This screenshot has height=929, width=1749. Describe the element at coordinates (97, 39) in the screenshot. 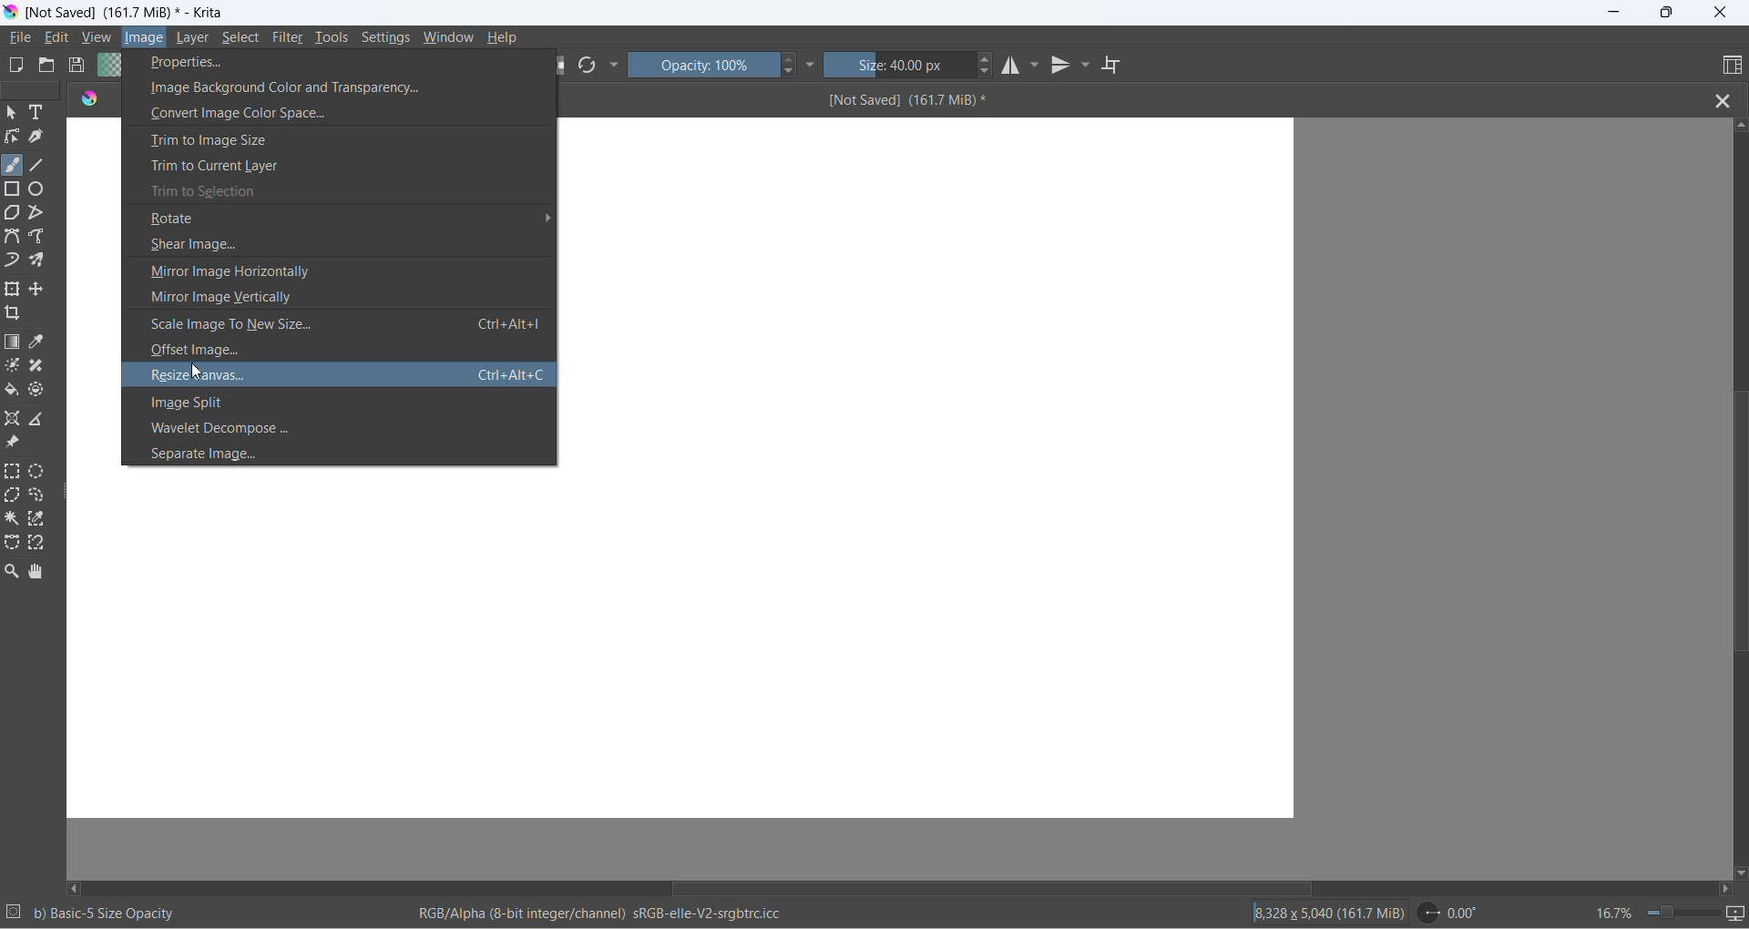

I see `view` at that location.